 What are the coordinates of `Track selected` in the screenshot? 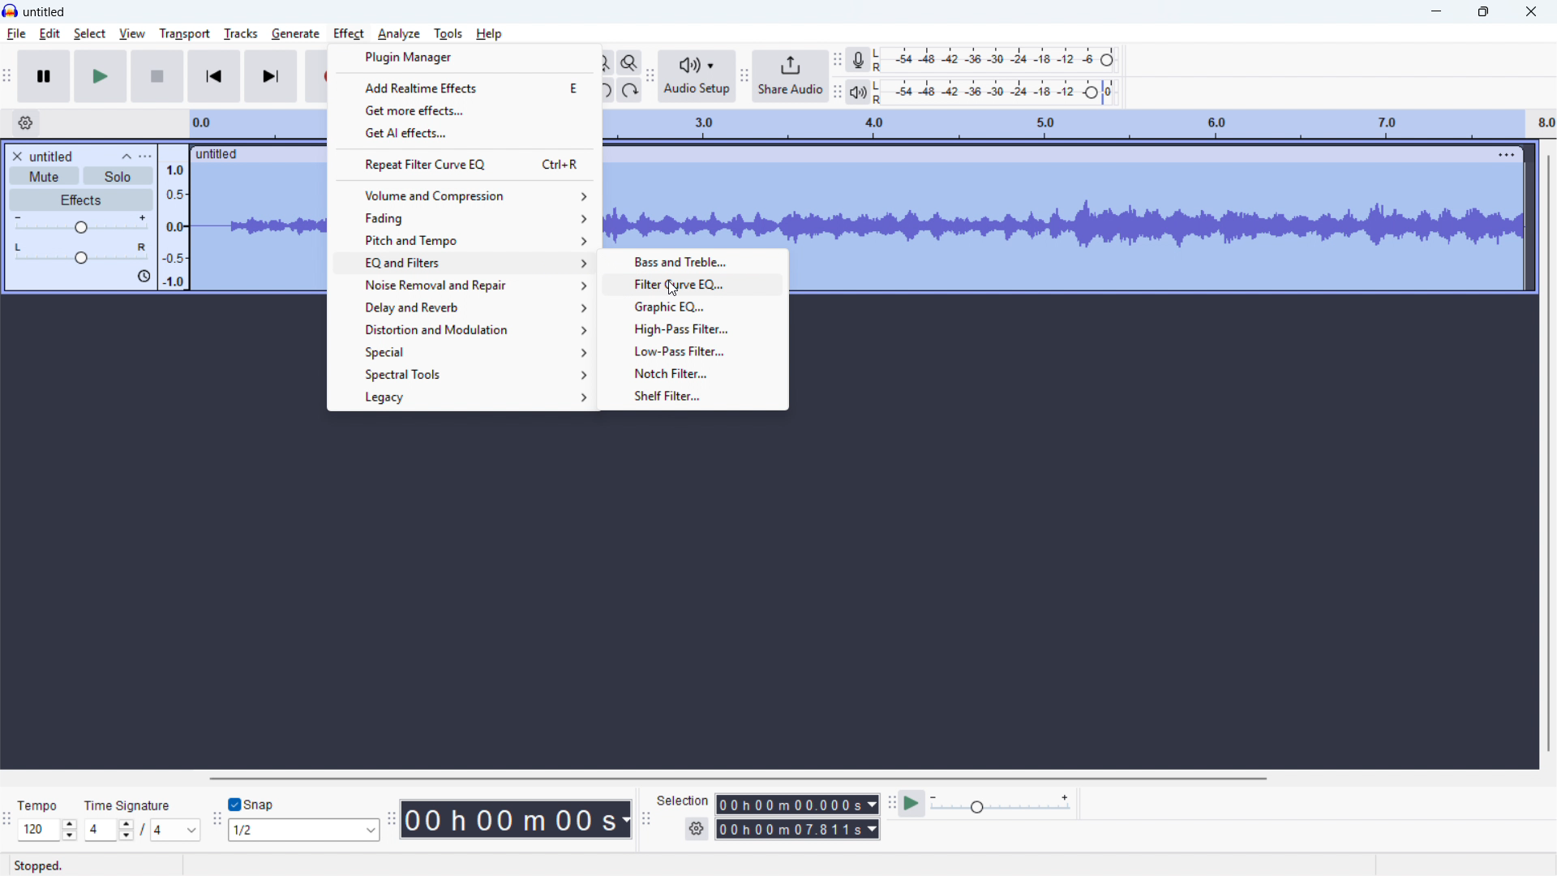 It's located at (1158, 228).